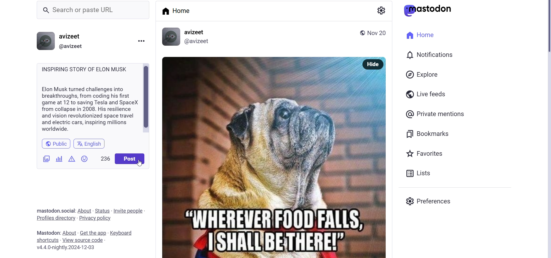 The image size is (551, 258). Describe the element at coordinates (55, 218) in the screenshot. I see `profiles directory` at that location.